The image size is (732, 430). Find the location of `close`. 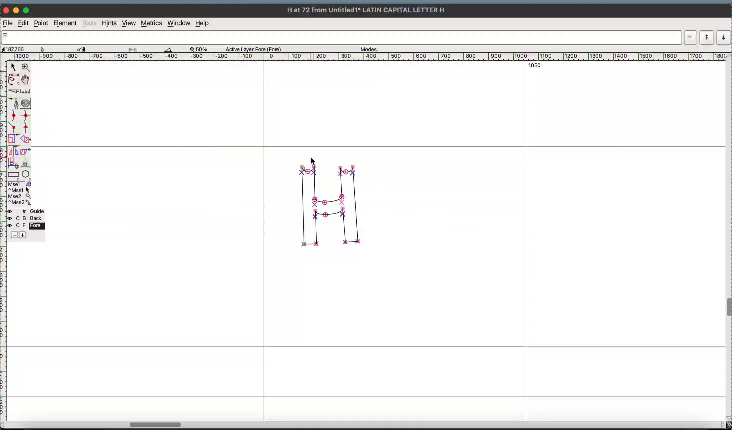

close is located at coordinates (6, 9).